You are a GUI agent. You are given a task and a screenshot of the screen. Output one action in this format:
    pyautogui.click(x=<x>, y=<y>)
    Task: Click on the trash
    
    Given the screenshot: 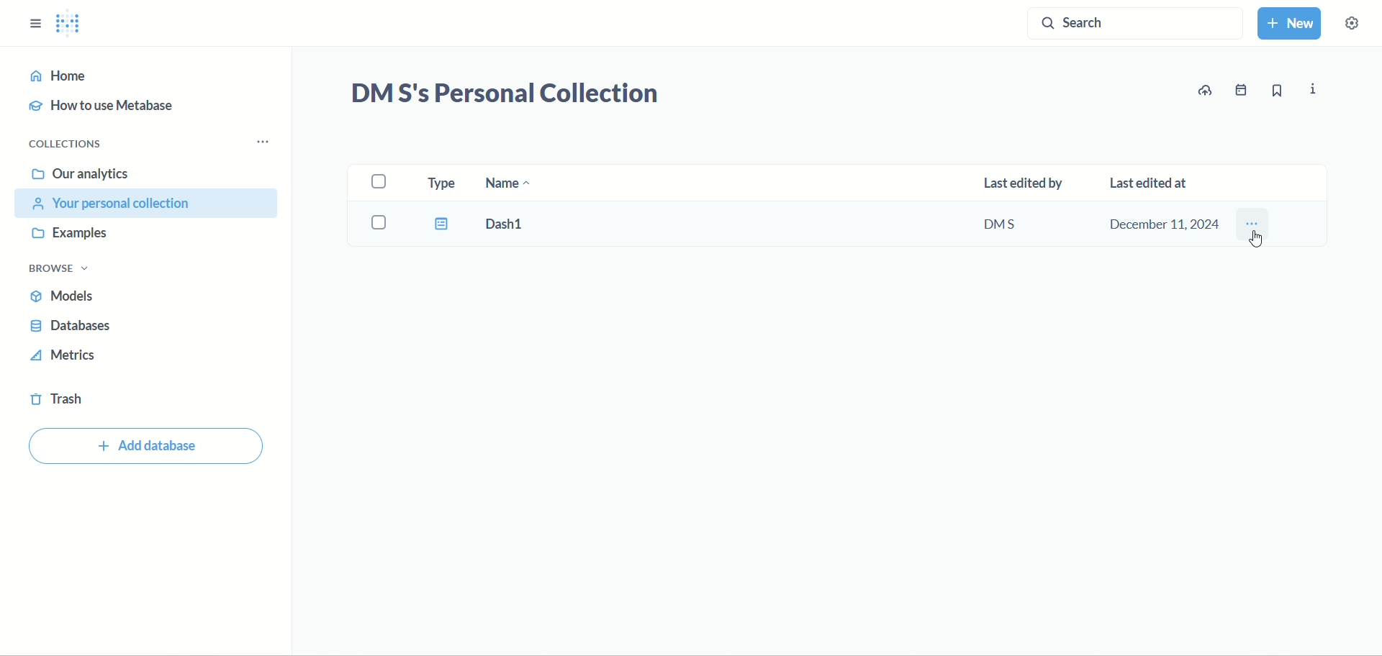 What is the action you would take?
    pyautogui.click(x=61, y=402)
    